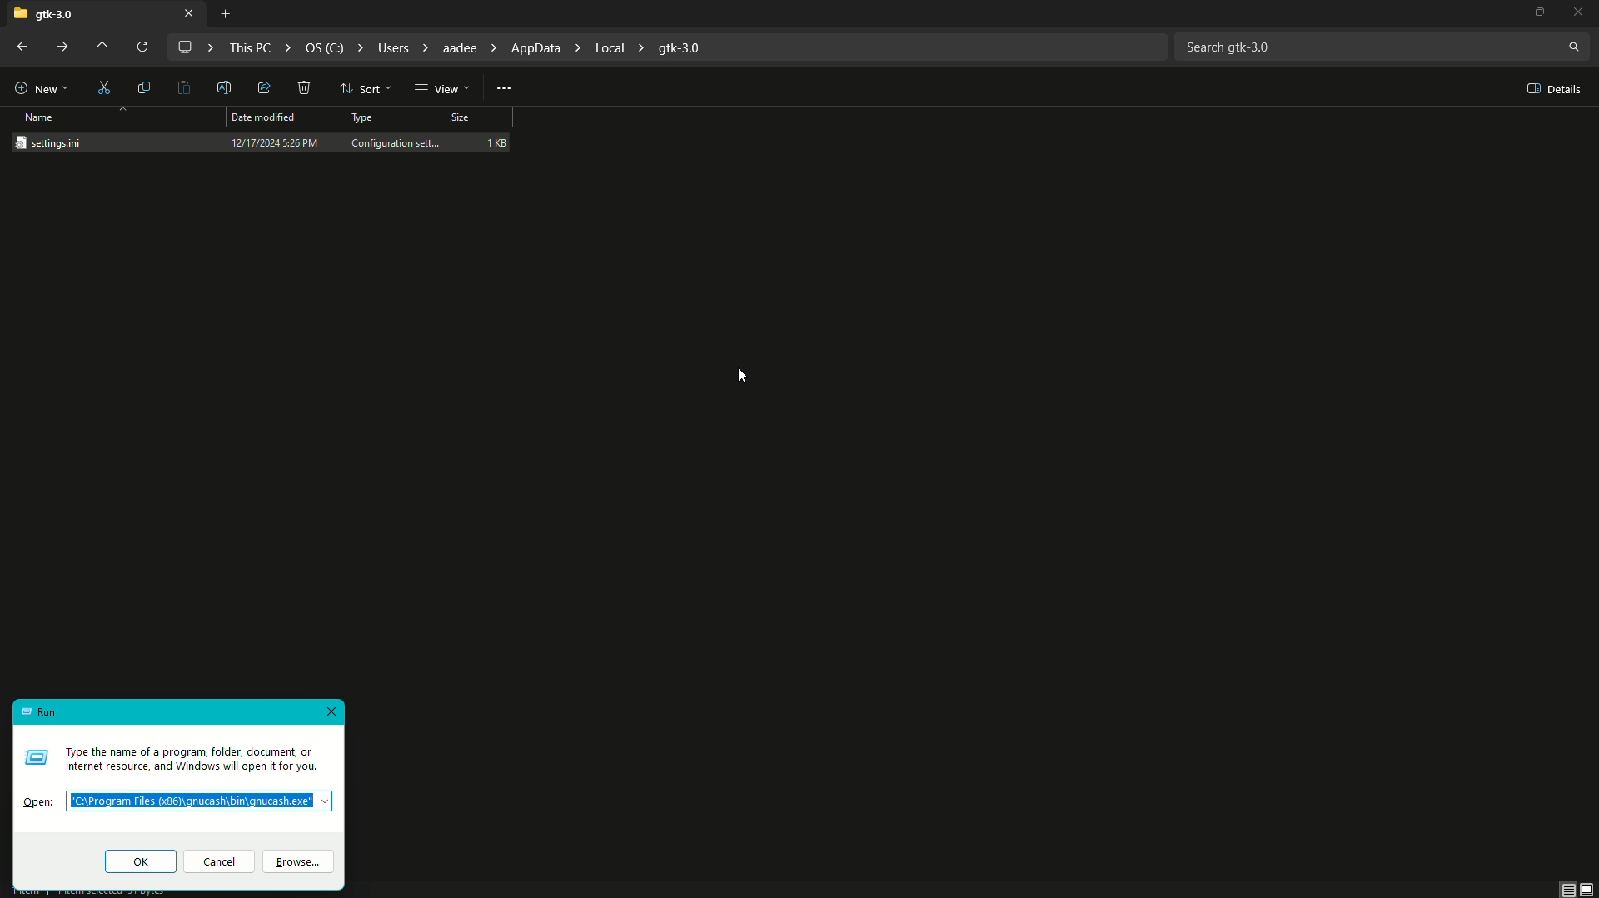 This screenshot has height=898, width=1599. What do you see at coordinates (226, 87) in the screenshot?
I see `Edit` at bounding box center [226, 87].